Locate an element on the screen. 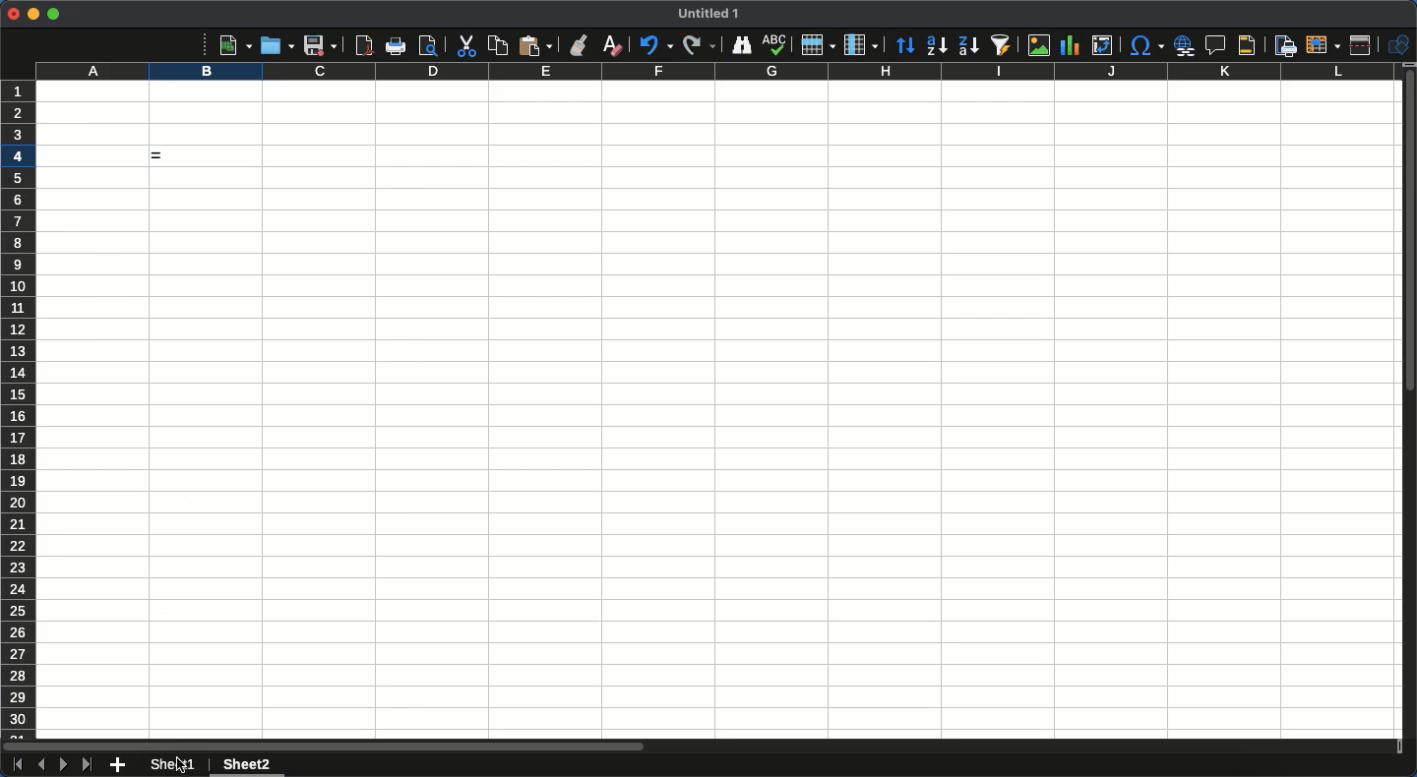 The image size is (1417, 777). Add new sheet is located at coordinates (118, 766).